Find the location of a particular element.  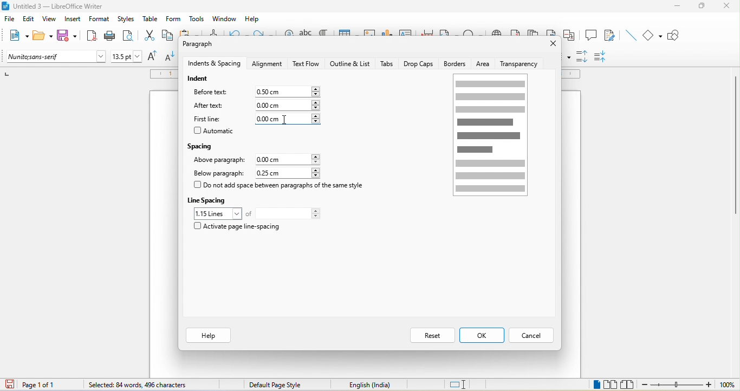

cancel is located at coordinates (531, 335).